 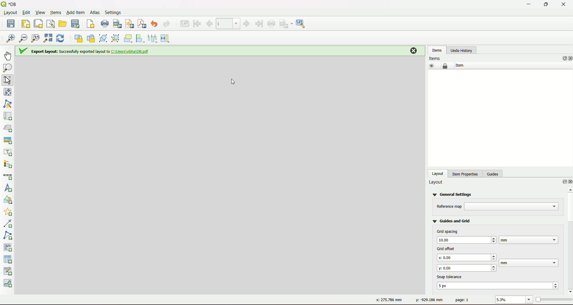 I want to click on add map, so click(x=8, y=116).